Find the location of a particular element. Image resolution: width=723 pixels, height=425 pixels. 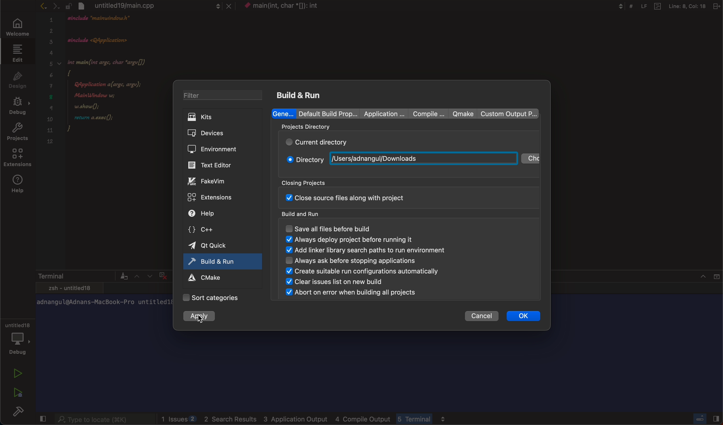

fake vim is located at coordinates (214, 182).